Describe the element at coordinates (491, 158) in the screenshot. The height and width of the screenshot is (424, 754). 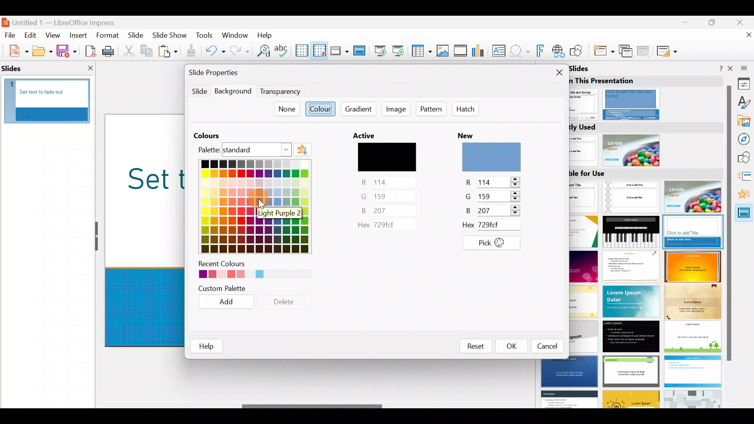
I see `preview` at that location.